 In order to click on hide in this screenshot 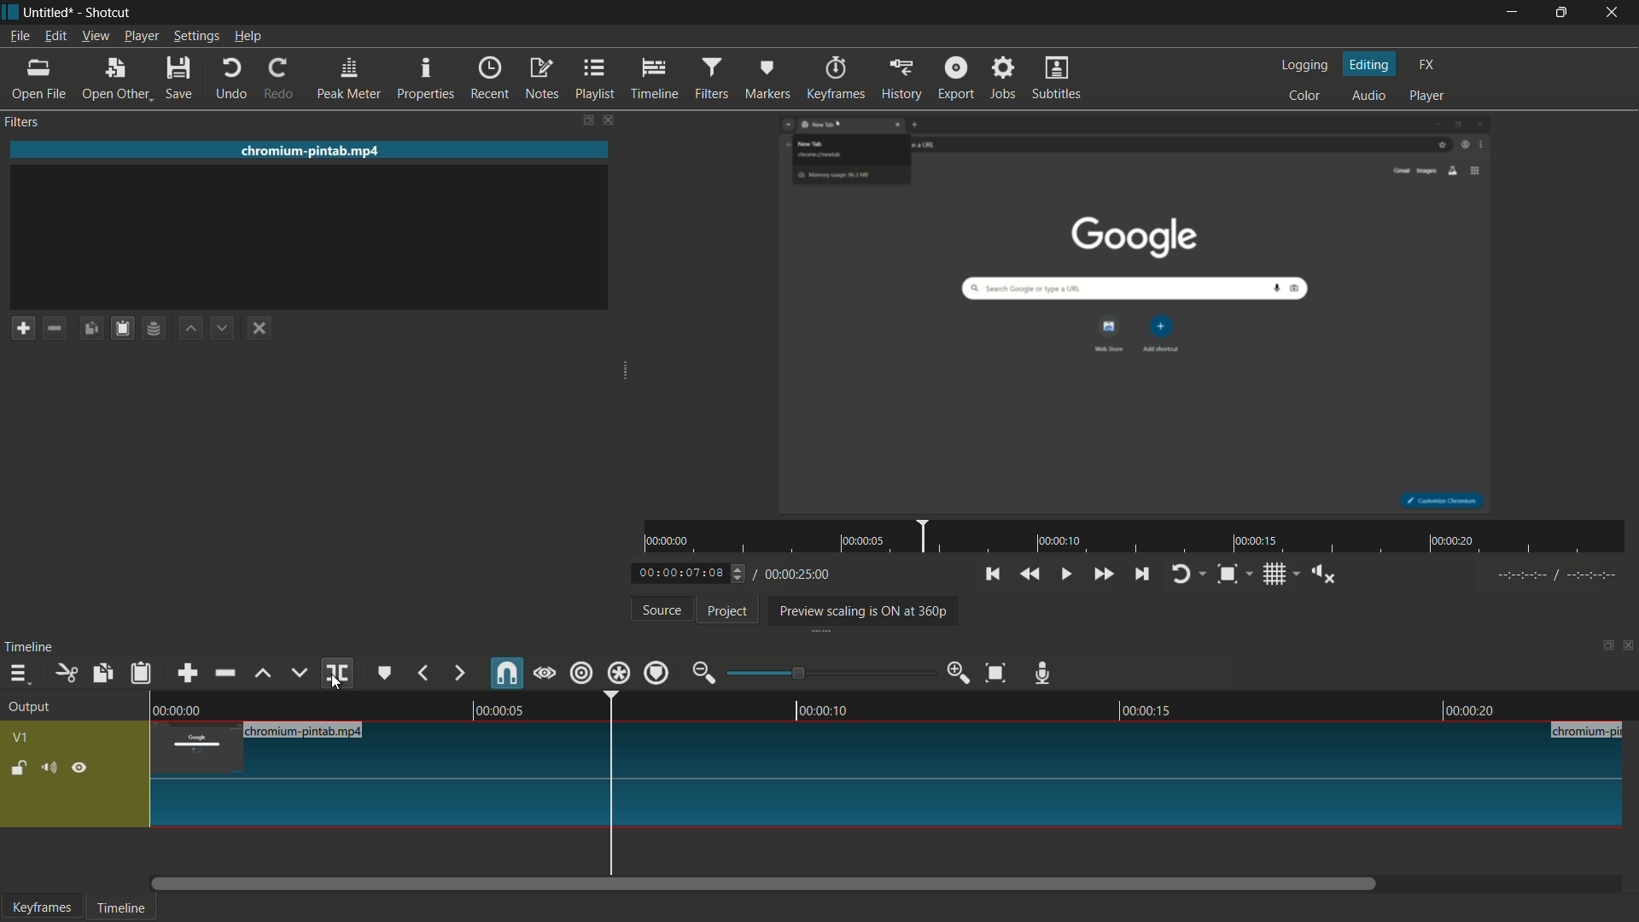, I will do `click(80, 771)`.